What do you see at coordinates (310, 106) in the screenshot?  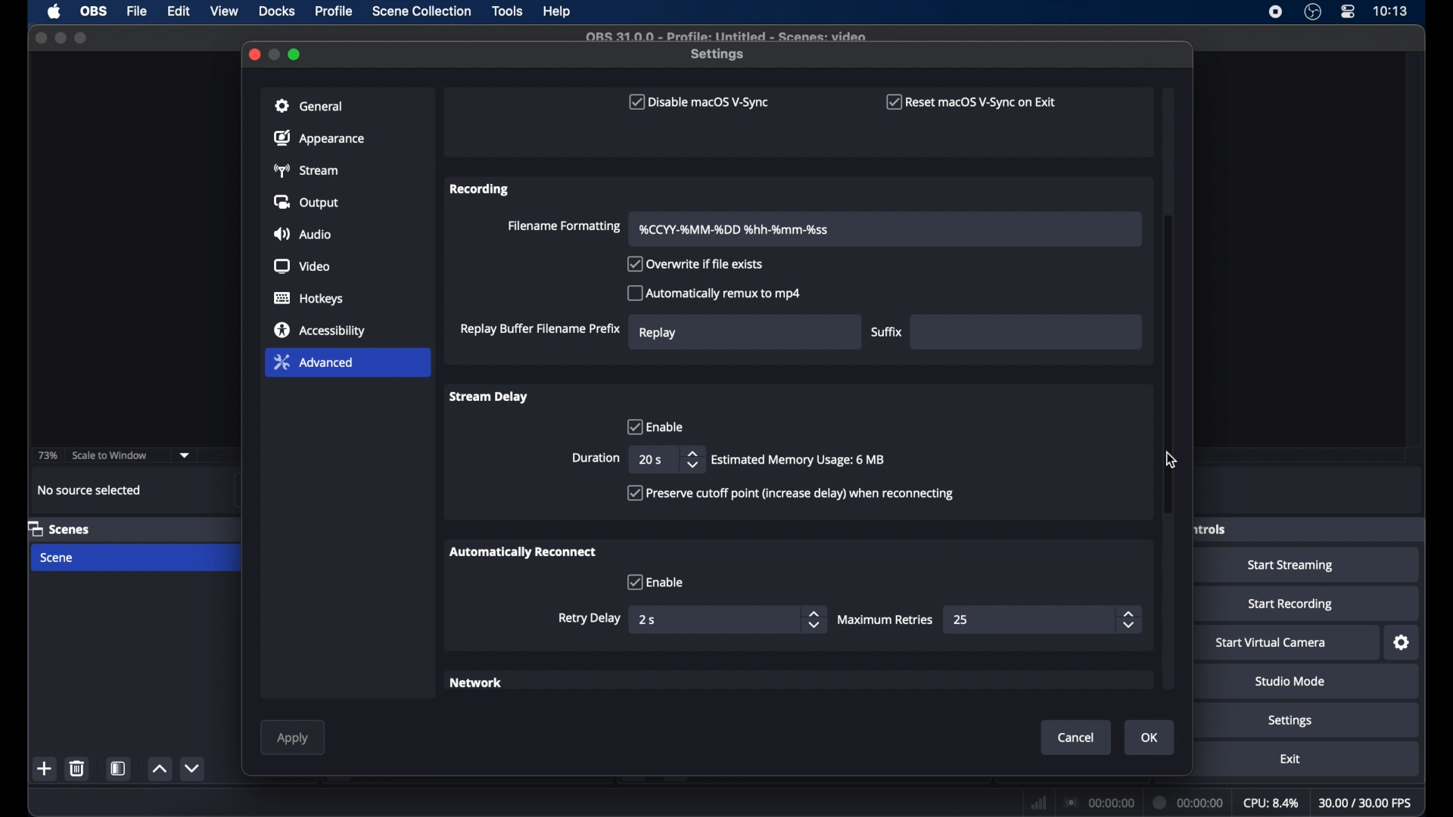 I see `general` at bounding box center [310, 106].